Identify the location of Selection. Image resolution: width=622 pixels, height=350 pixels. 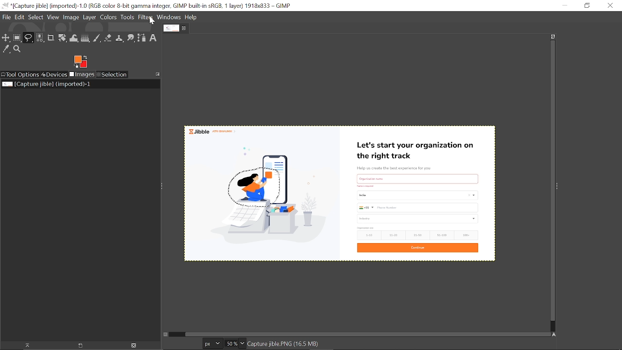
(112, 75).